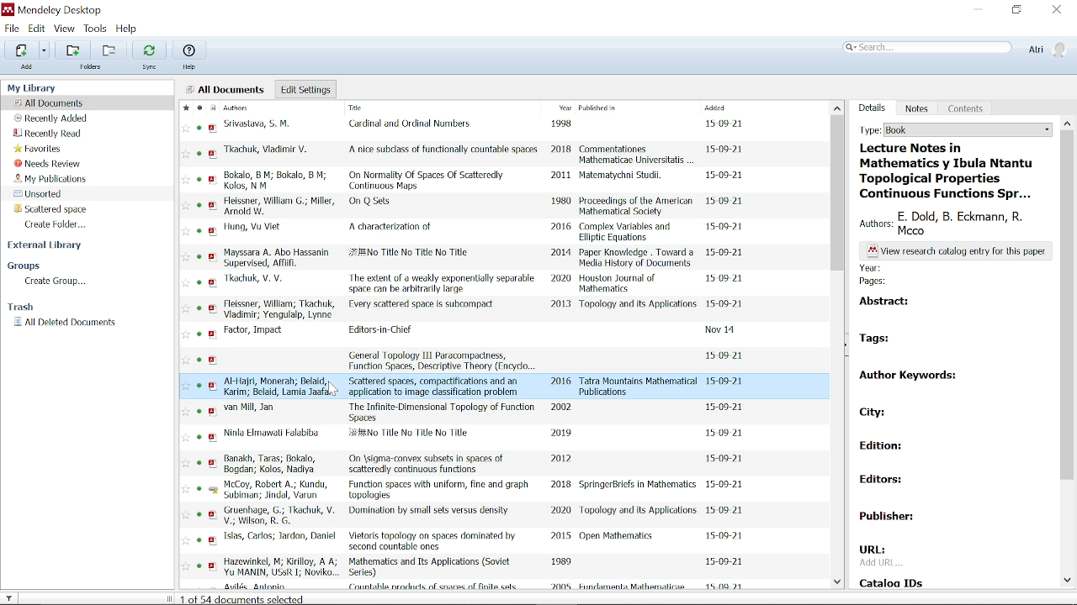 Image resolution: width=1077 pixels, height=605 pixels. I want to click on title, so click(441, 282).